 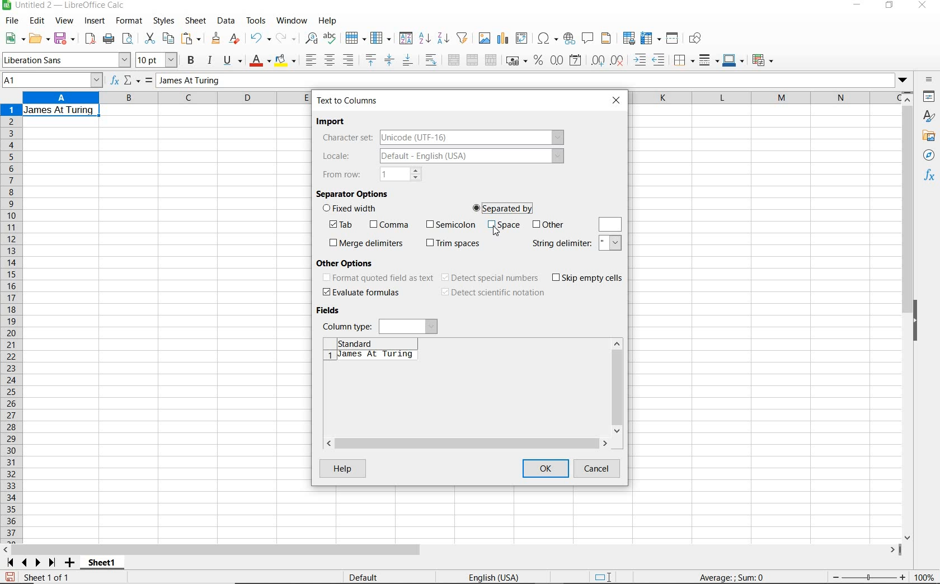 I want to click on view, so click(x=64, y=21).